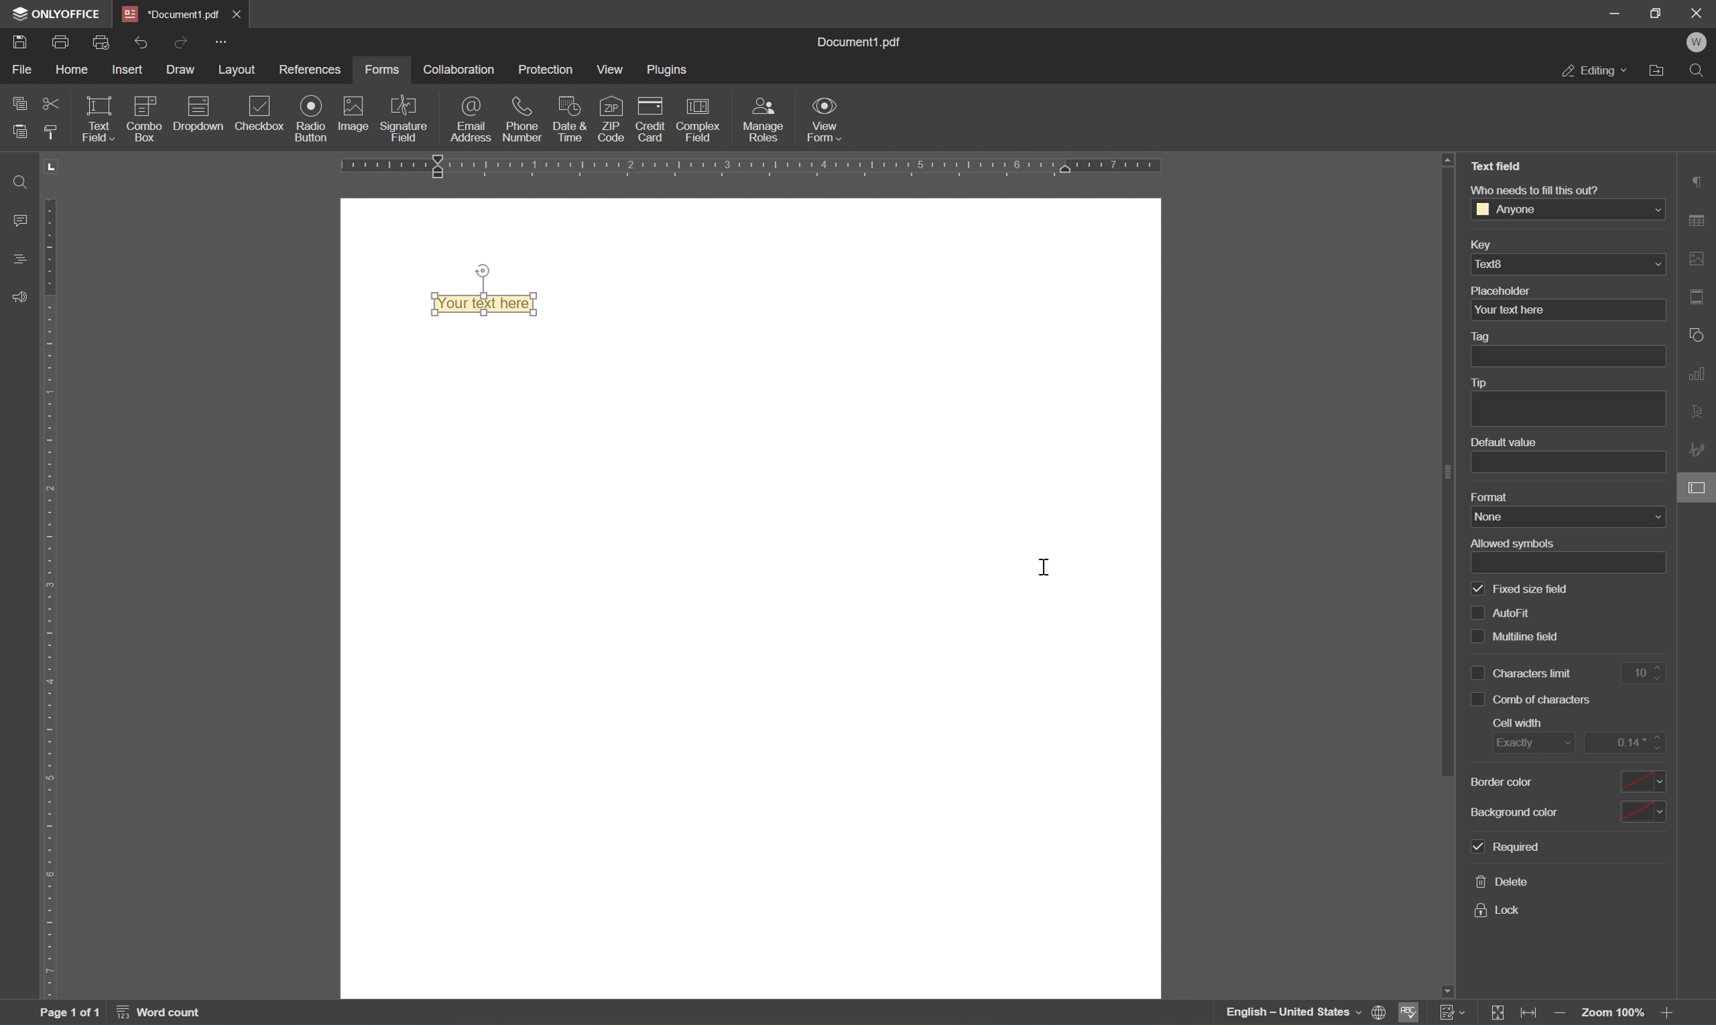 The height and width of the screenshot is (1025, 1716). Describe the element at coordinates (568, 119) in the screenshot. I see `date and time` at that location.